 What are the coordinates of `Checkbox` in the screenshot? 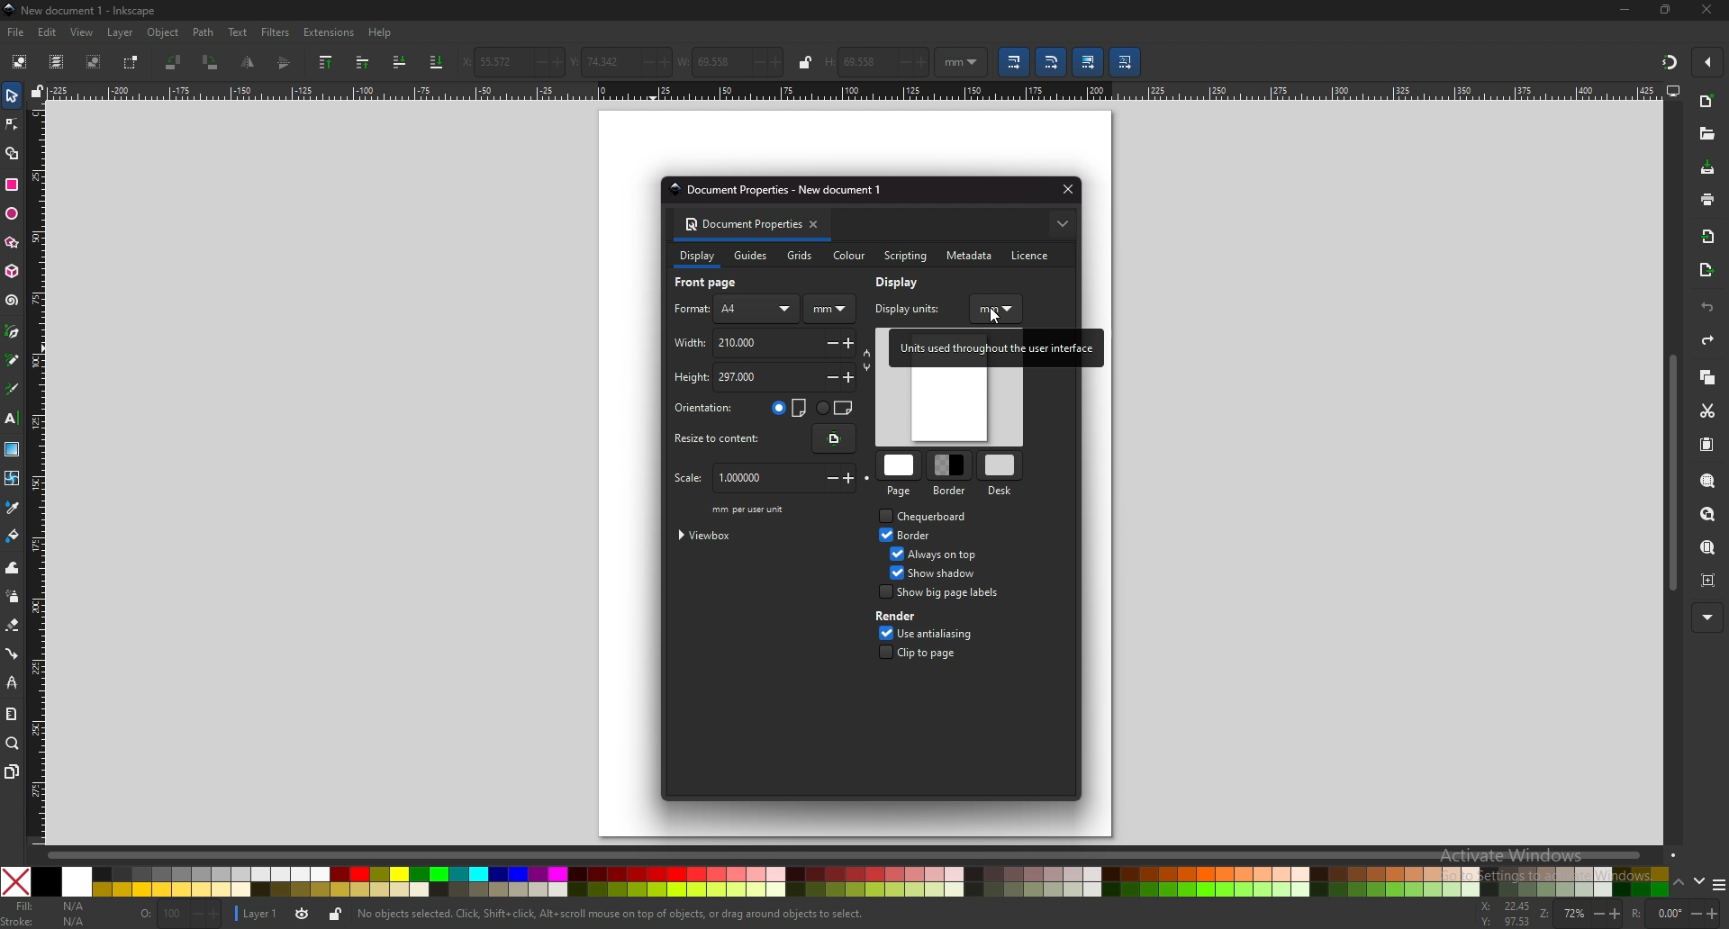 It's located at (892, 552).